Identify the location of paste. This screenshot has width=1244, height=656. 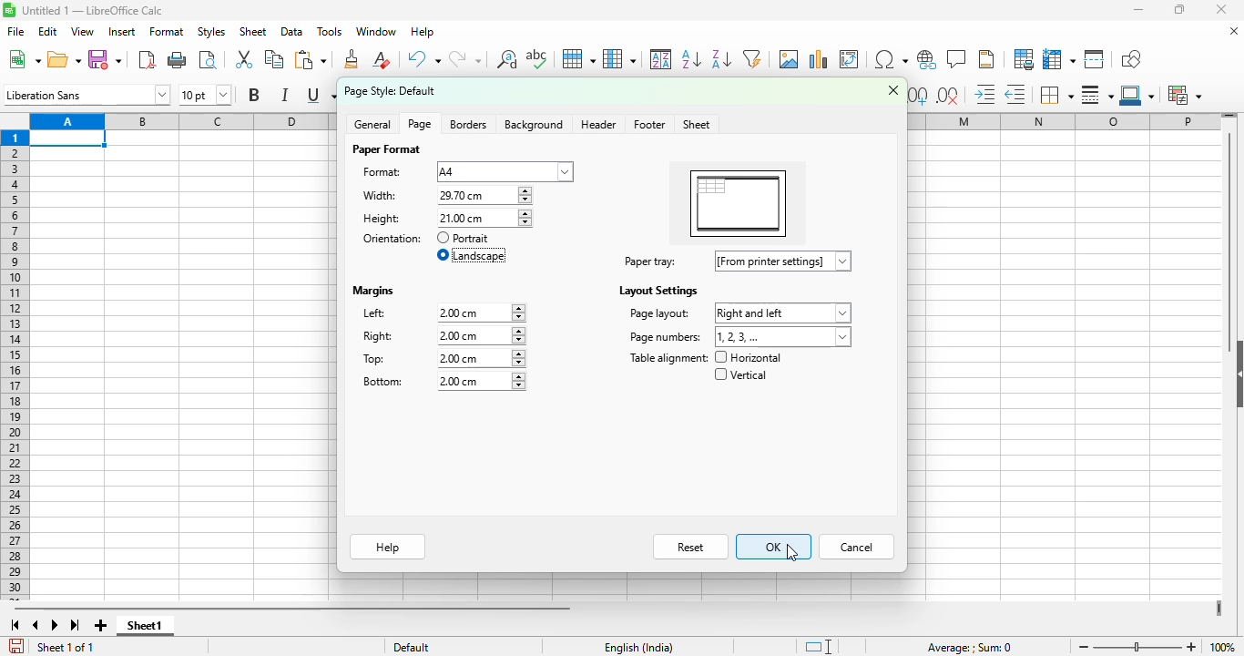
(311, 59).